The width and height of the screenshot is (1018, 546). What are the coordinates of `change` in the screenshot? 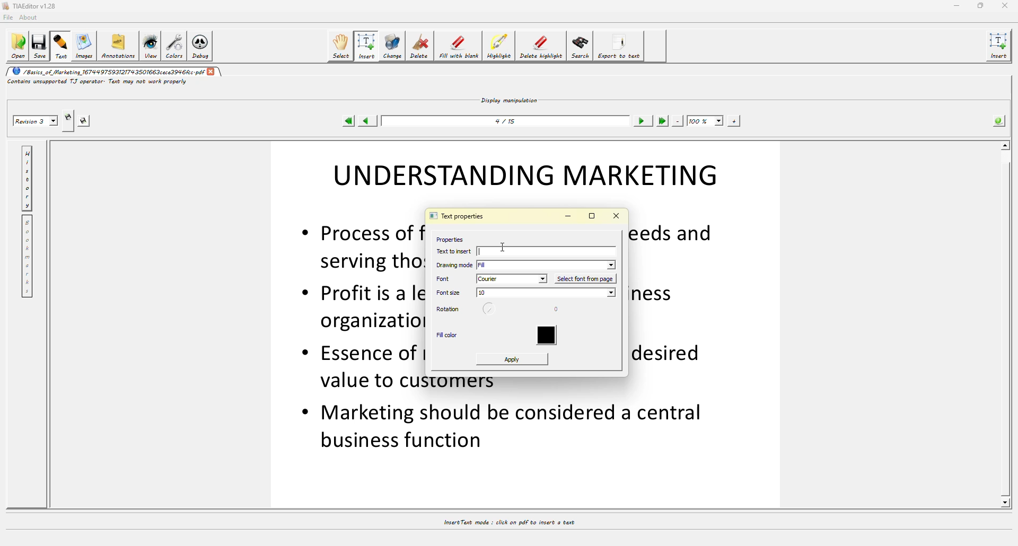 It's located at (392, 46).